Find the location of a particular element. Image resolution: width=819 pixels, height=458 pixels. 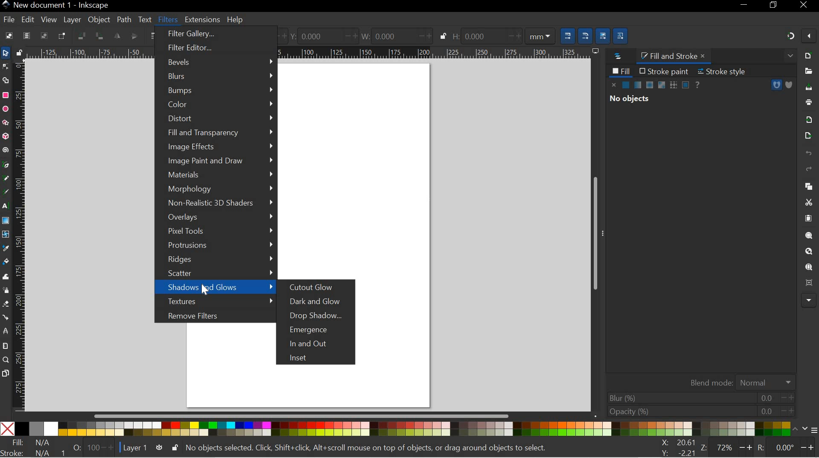

BEVELS is located at coordinates (216, 61).